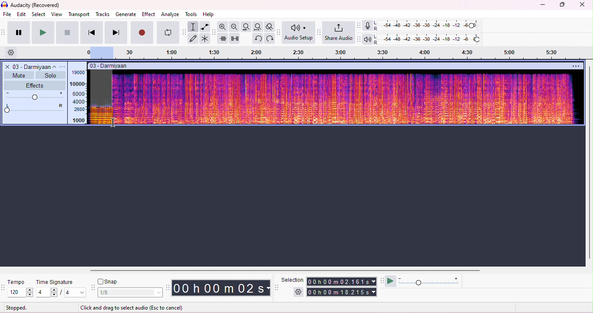 This screenshot has width=593, height=313. What do you see at coordinates (360, 39) in the screenshot?
I see `playback meter toolbar` at bounding box center [360, 39].